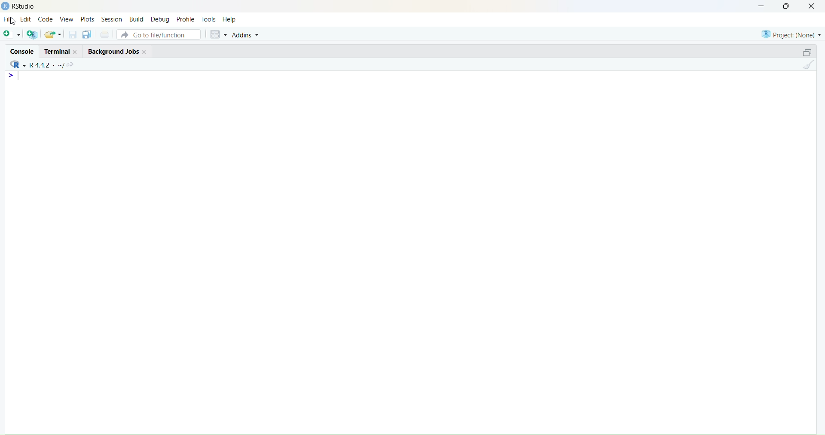 The image size is (825, 435). Describe the element at coordinates (46, 20) in the screenshot. I see `Code` at that location.